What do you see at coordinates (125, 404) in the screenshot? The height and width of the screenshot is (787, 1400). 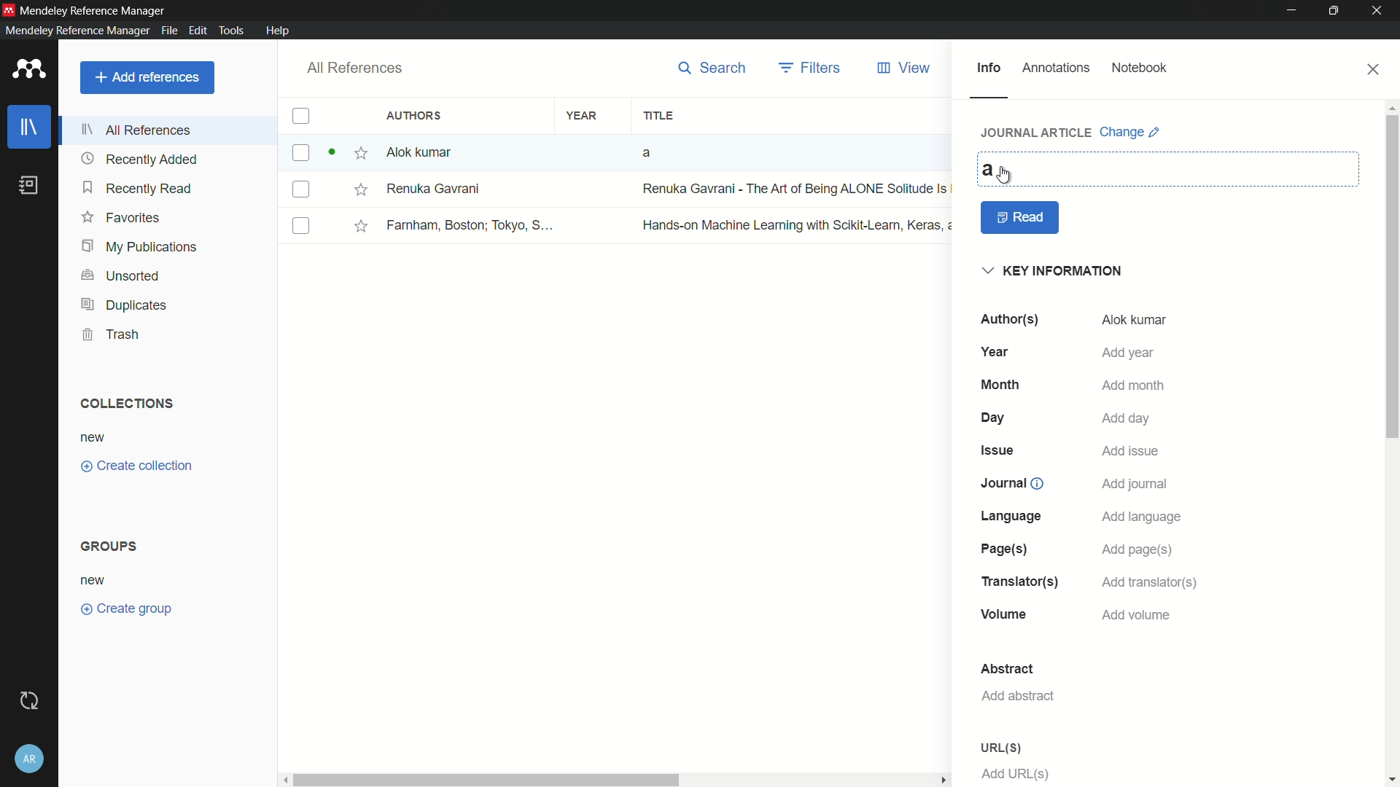 I see `collections` at bounding box center [125, 404].